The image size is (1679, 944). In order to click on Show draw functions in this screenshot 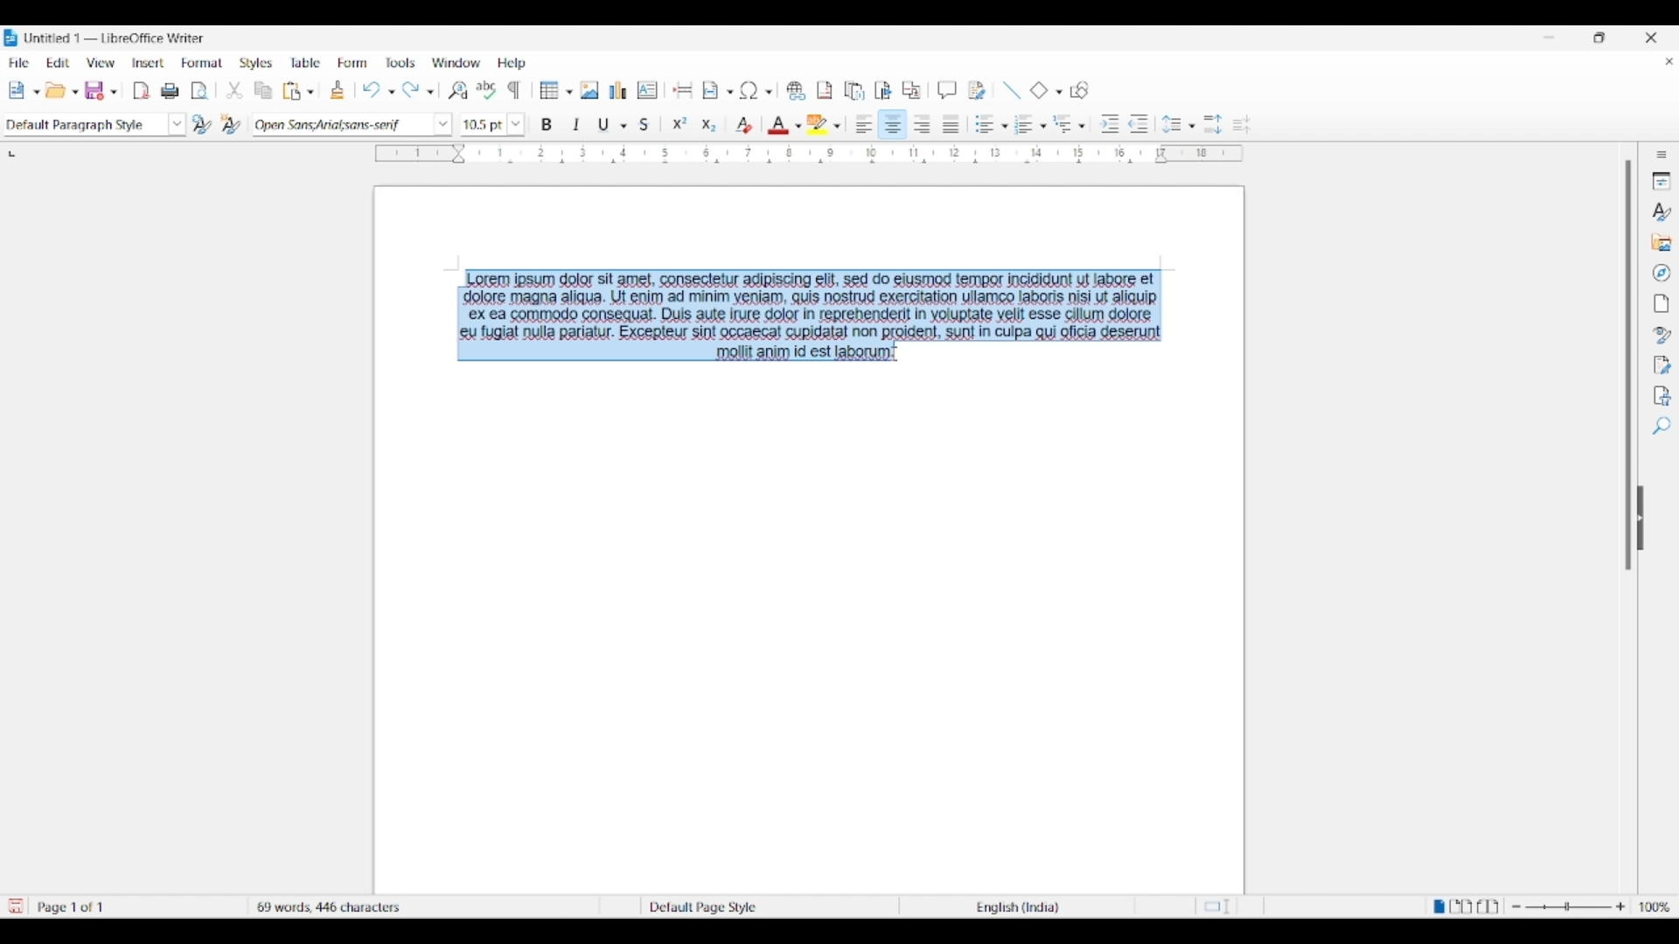, I will do `click(1079, 90)`.